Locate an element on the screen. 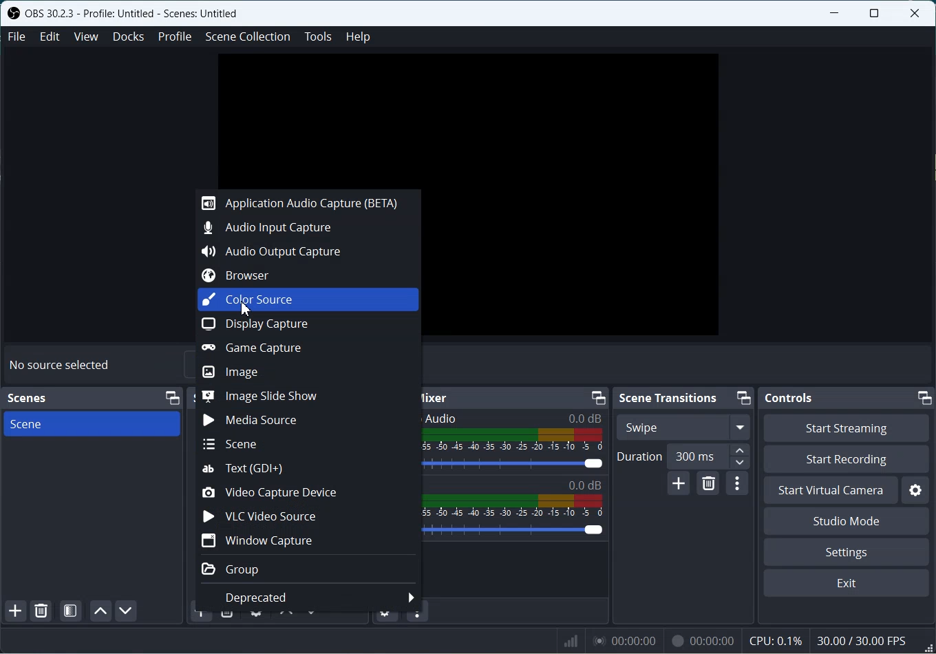  Duration is located at coordinates (637, 456).